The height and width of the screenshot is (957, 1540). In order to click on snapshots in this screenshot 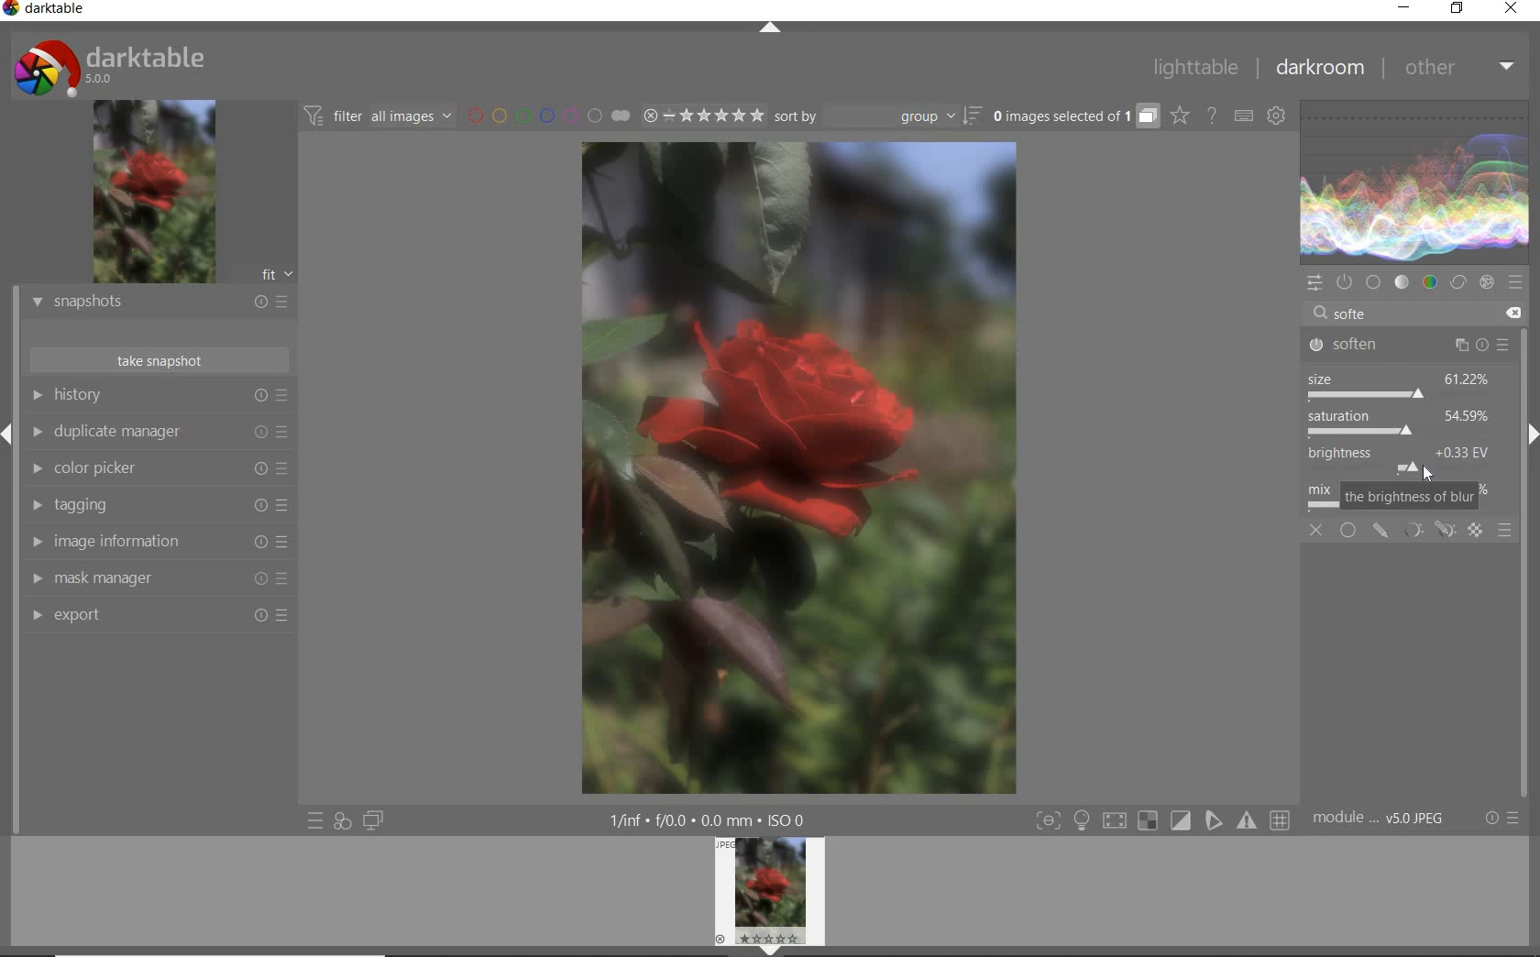, I will do `click(159, 303)`.